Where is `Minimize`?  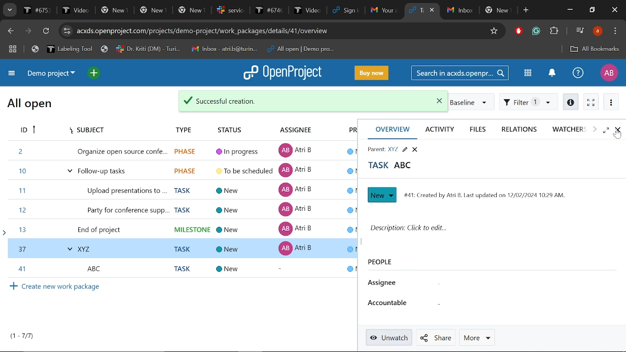 Minimize is located at coordinates (571, 10).